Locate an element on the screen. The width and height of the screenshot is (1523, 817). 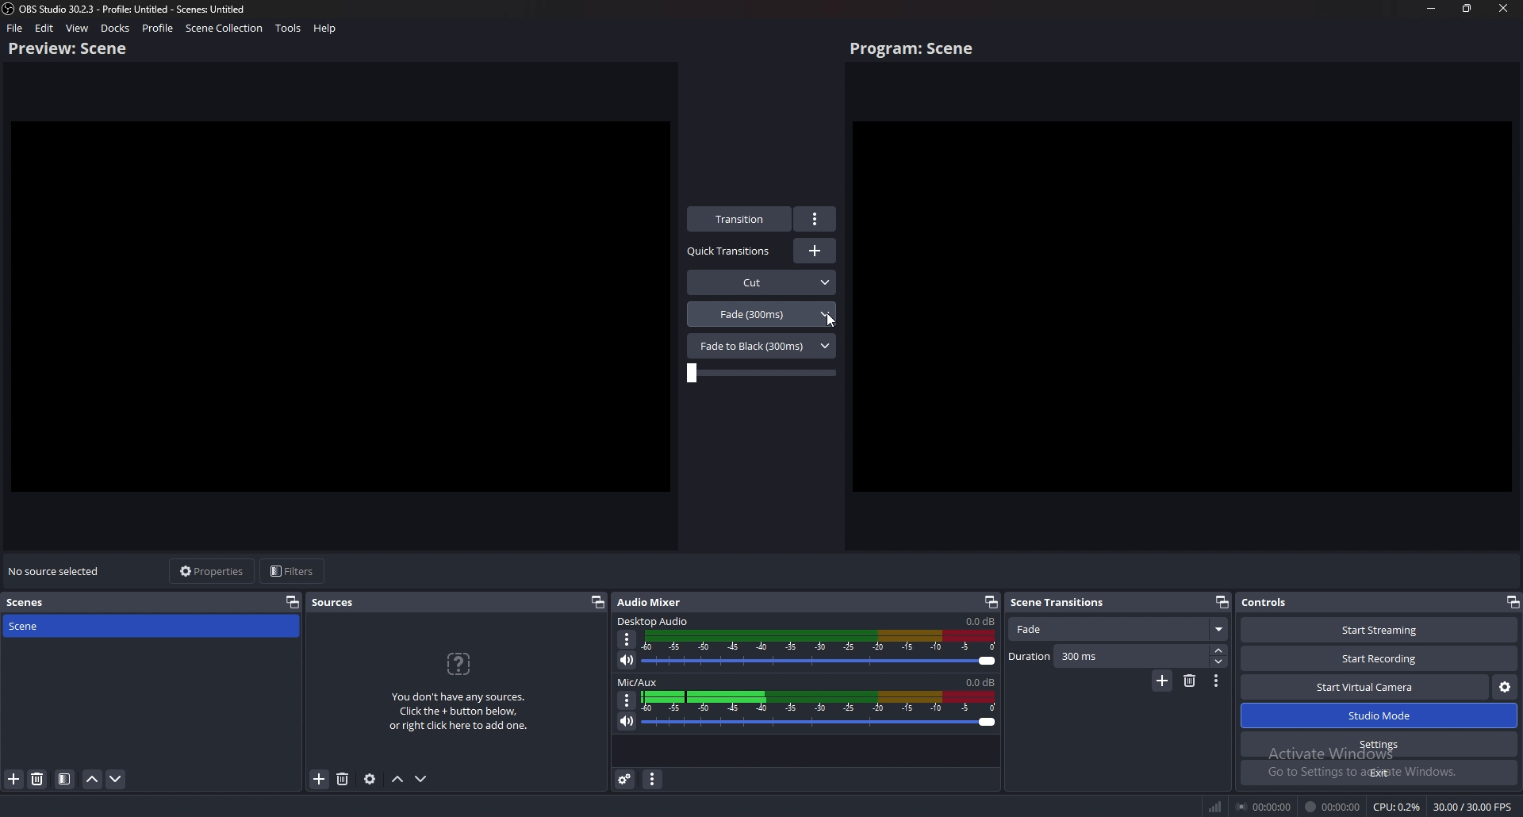
program scene is located at coordinates (915, 49).